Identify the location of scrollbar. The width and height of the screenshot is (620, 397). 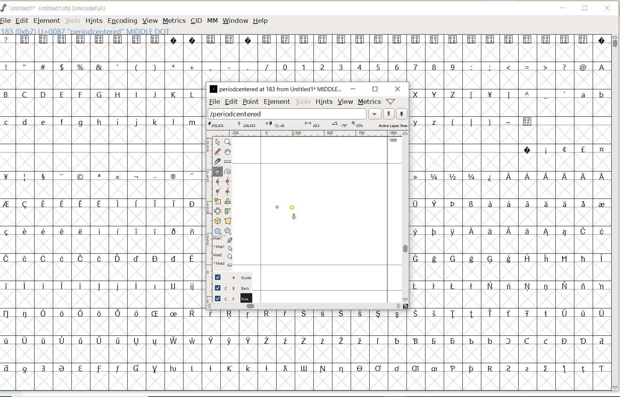
(406, 216).